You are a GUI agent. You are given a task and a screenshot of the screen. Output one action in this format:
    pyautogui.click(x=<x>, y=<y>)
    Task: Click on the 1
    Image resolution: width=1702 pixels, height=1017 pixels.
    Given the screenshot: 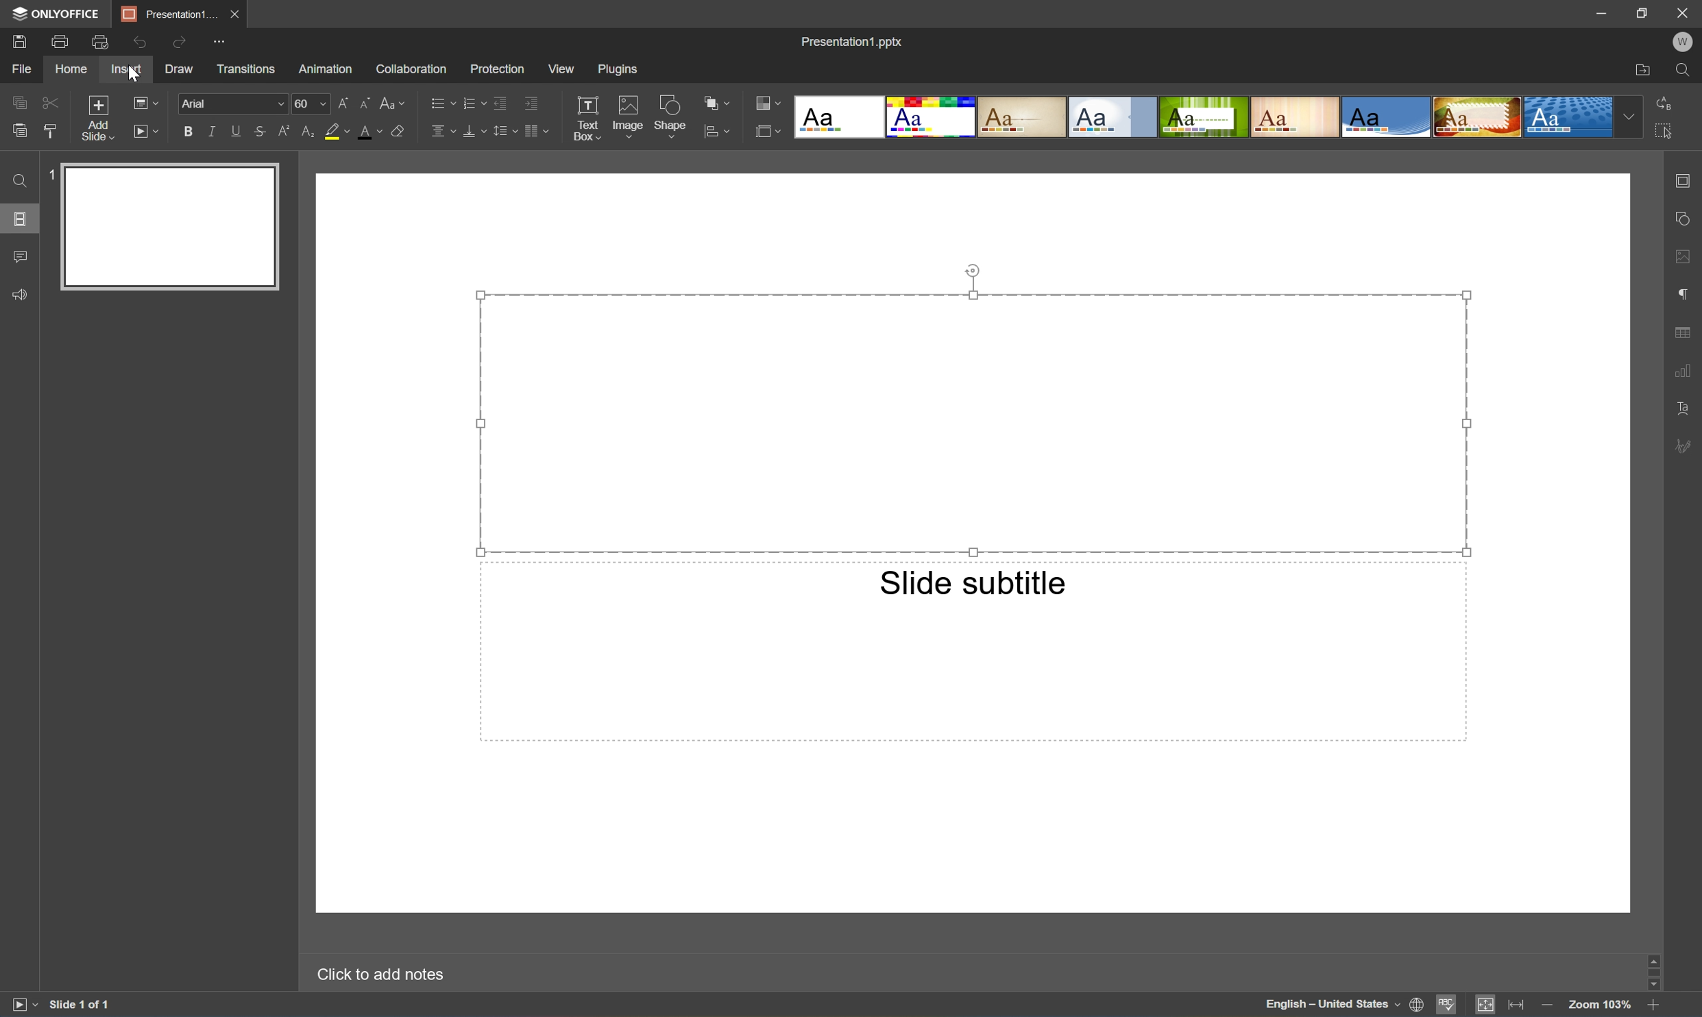 What is the action you would take?
    pyautogui.click(x=50, y=173)
    